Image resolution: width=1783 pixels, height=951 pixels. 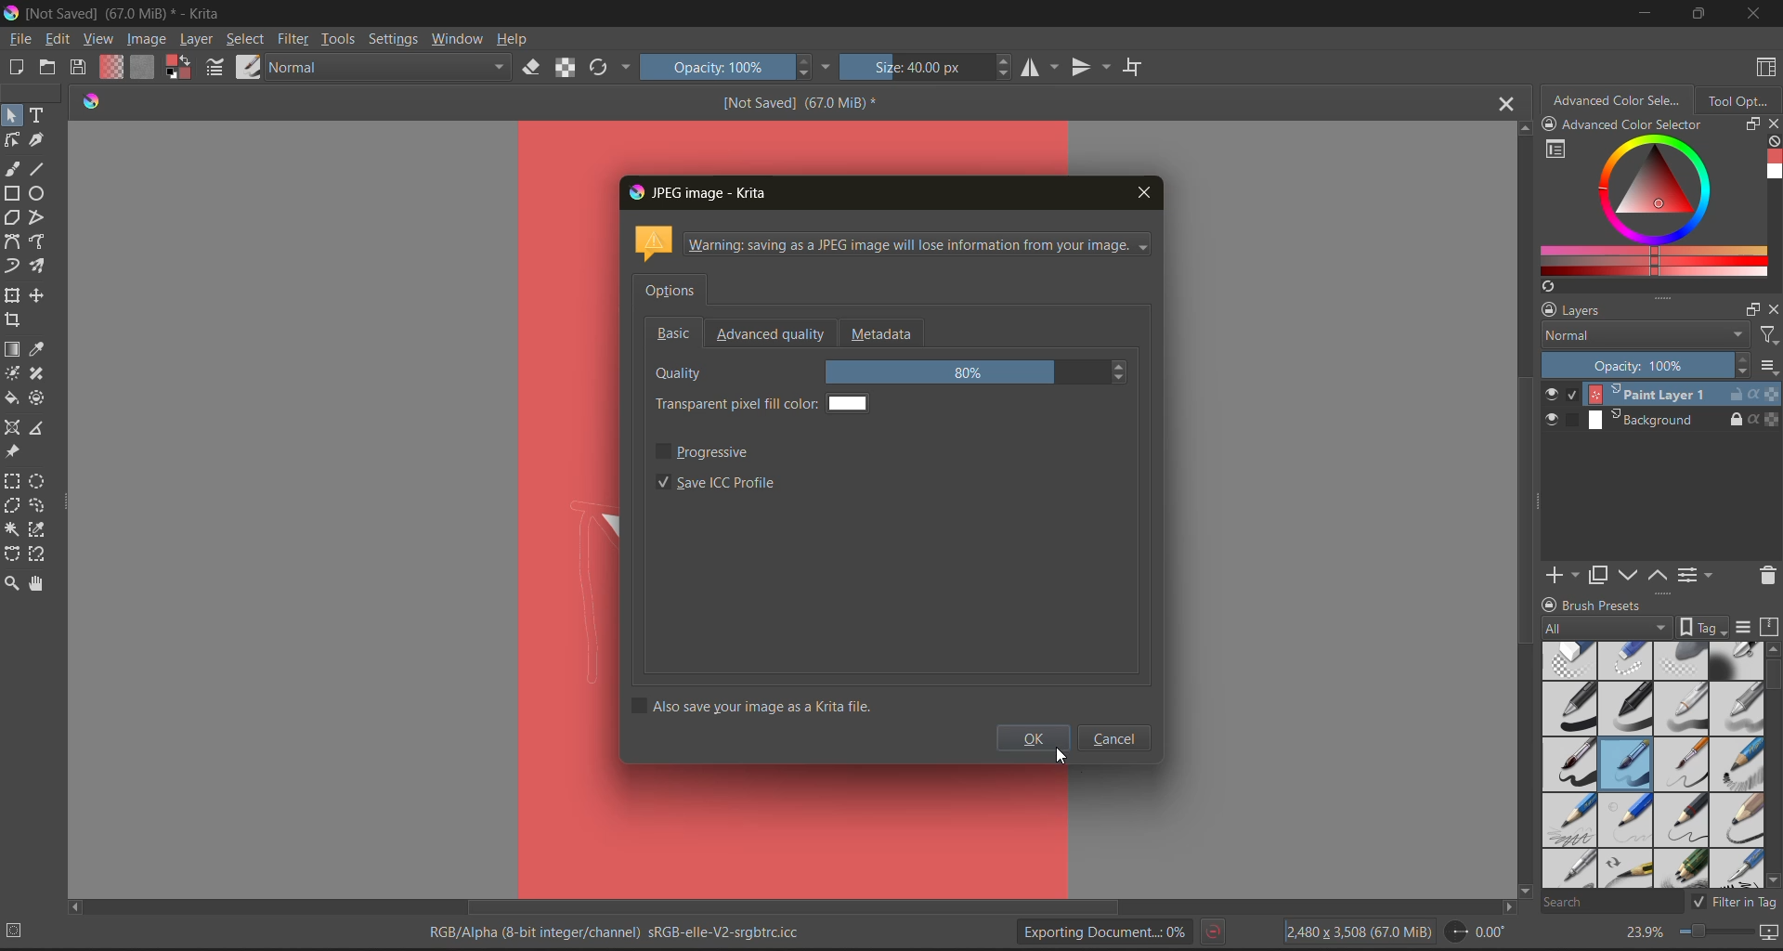 What do you see at coordinates (797, 906) in the screenshot?
I see `horizontal scroll bar` at bounding box center [797, 906].